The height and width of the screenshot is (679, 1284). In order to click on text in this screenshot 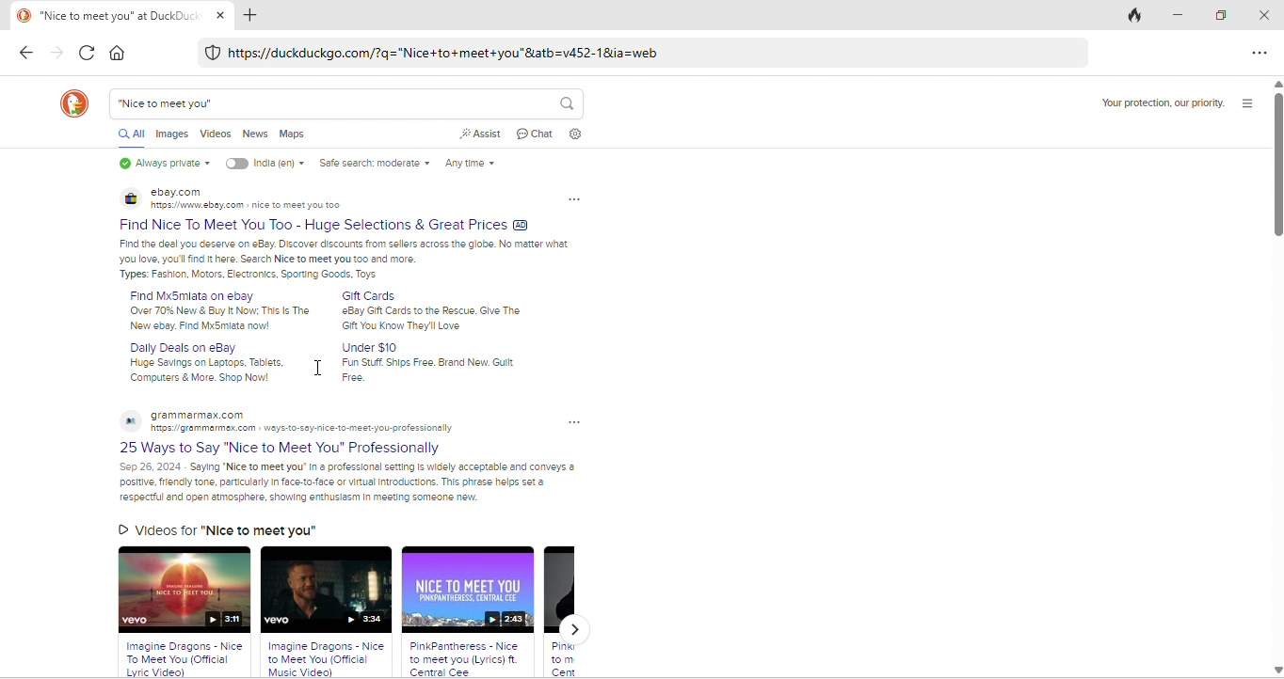, I will do `click(325, 226)`.